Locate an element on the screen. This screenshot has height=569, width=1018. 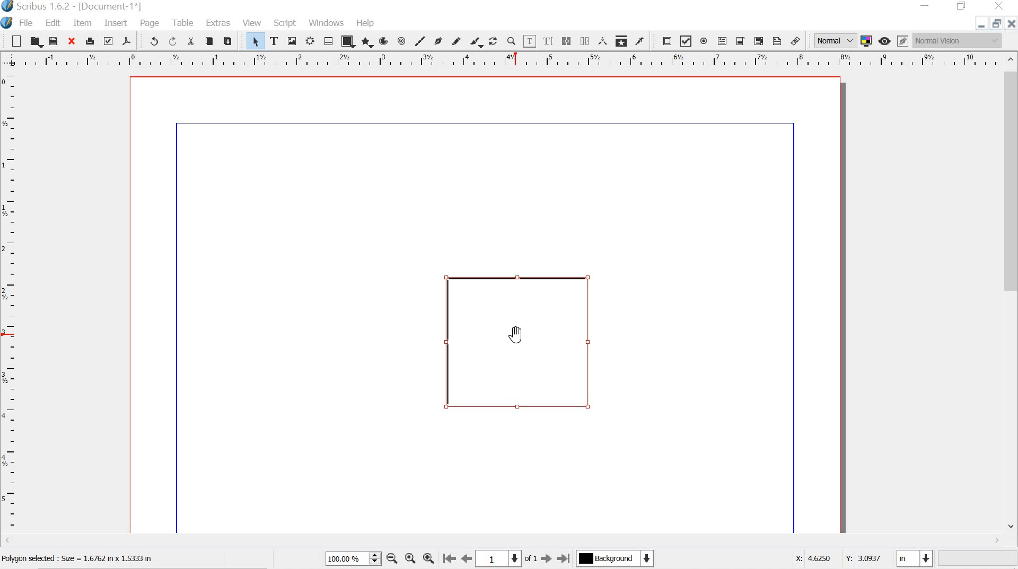
INSERT is located at coordinates (115, 24).